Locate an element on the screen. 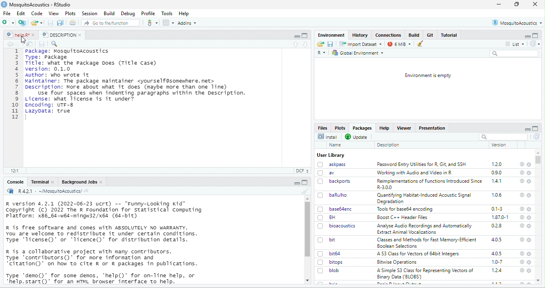 The width and height of the screenshot is (545, 288). Build is located at coordinates (415, 35).